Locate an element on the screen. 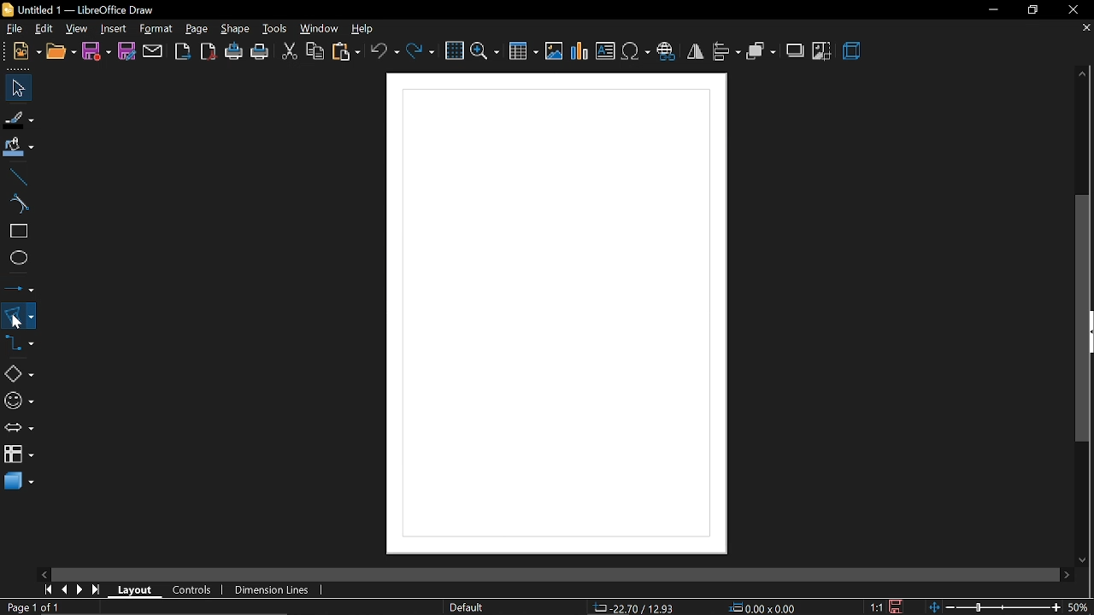 This screenshot has width=1094, height=615. tools is located at coordinates (274, 29).